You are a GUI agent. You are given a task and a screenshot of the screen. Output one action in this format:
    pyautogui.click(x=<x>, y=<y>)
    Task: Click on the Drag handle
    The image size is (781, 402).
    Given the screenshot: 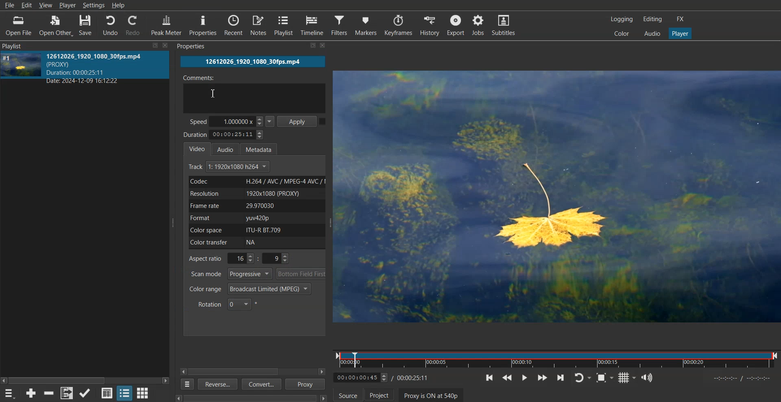 What is the action you would take?
    pyautogui.click(x=174, y=222)
    